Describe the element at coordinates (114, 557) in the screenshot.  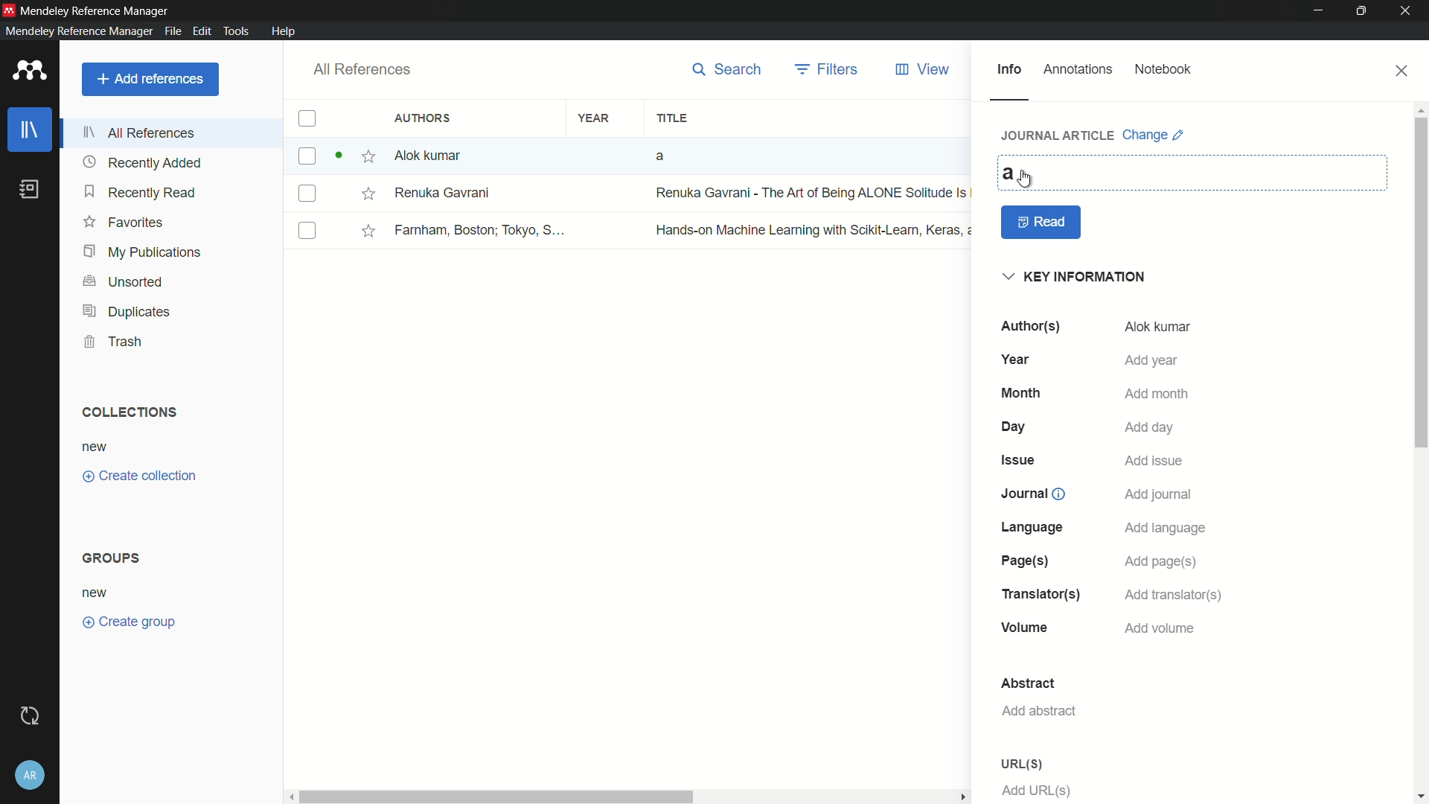
I see `groups` at that location.